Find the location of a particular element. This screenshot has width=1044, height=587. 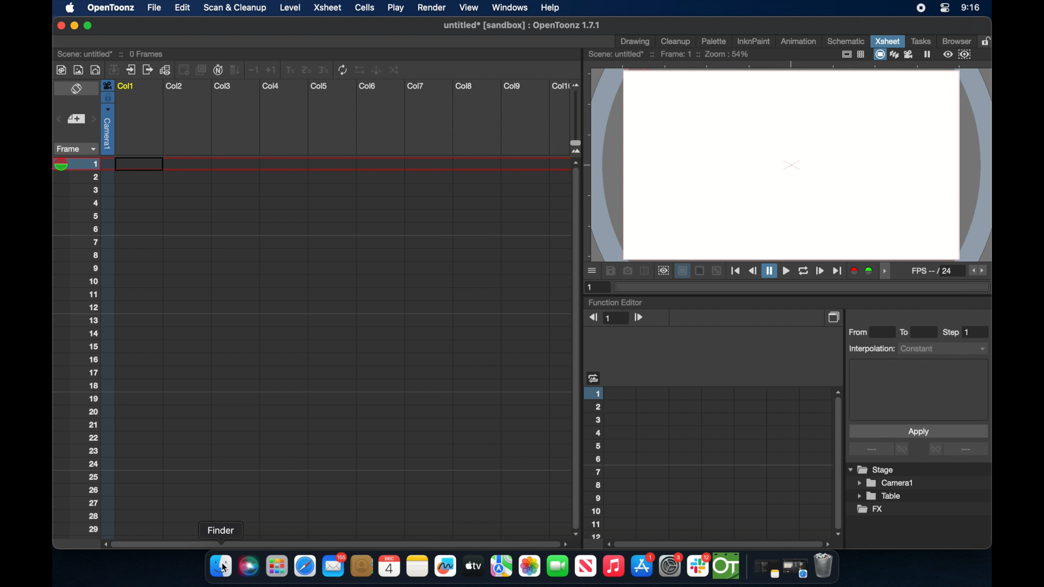

canvas is located at coordinates (791, 164).